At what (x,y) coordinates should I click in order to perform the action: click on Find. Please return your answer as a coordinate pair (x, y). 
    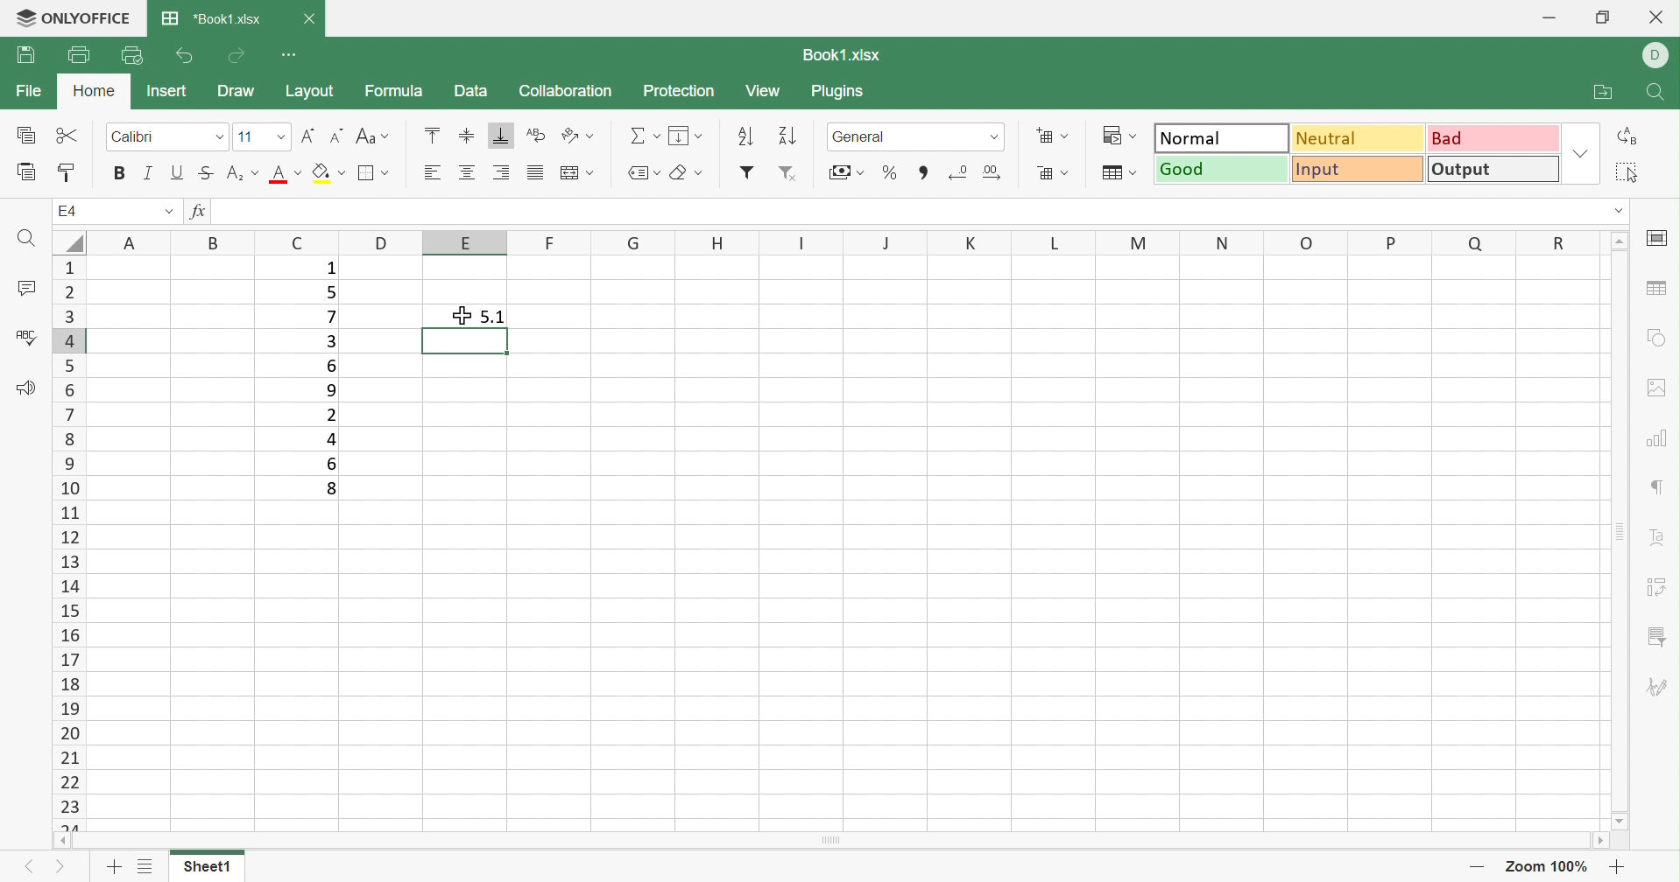
    Looking at the image, I should click on (24, 240).